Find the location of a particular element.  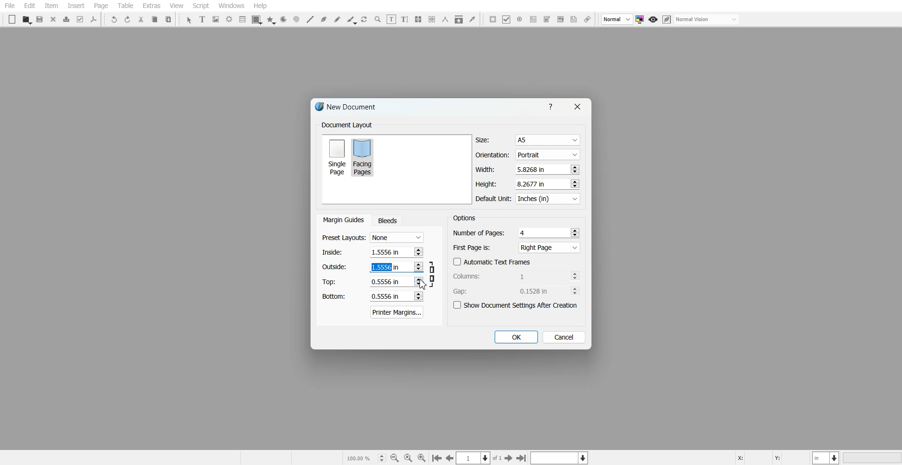

Show Document settings after Creation is located at coordinates (517, 305).